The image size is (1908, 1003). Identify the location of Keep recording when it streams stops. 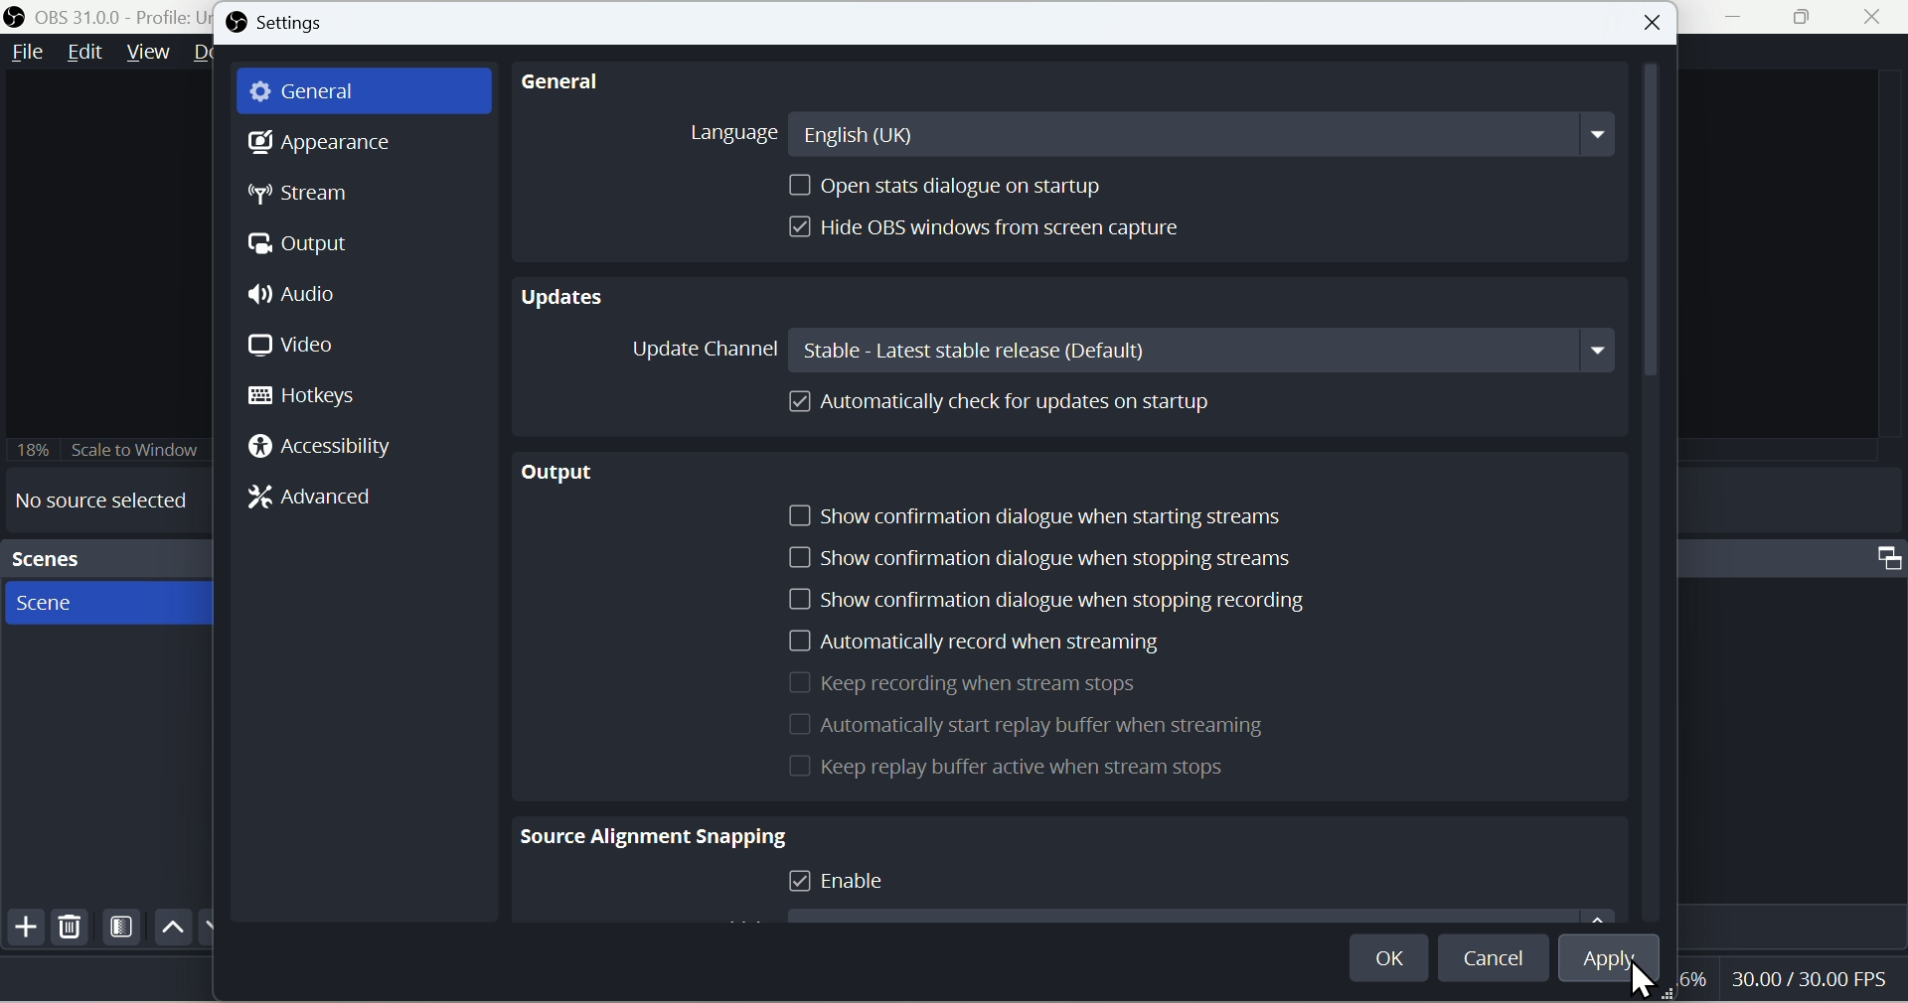
(965, 682).